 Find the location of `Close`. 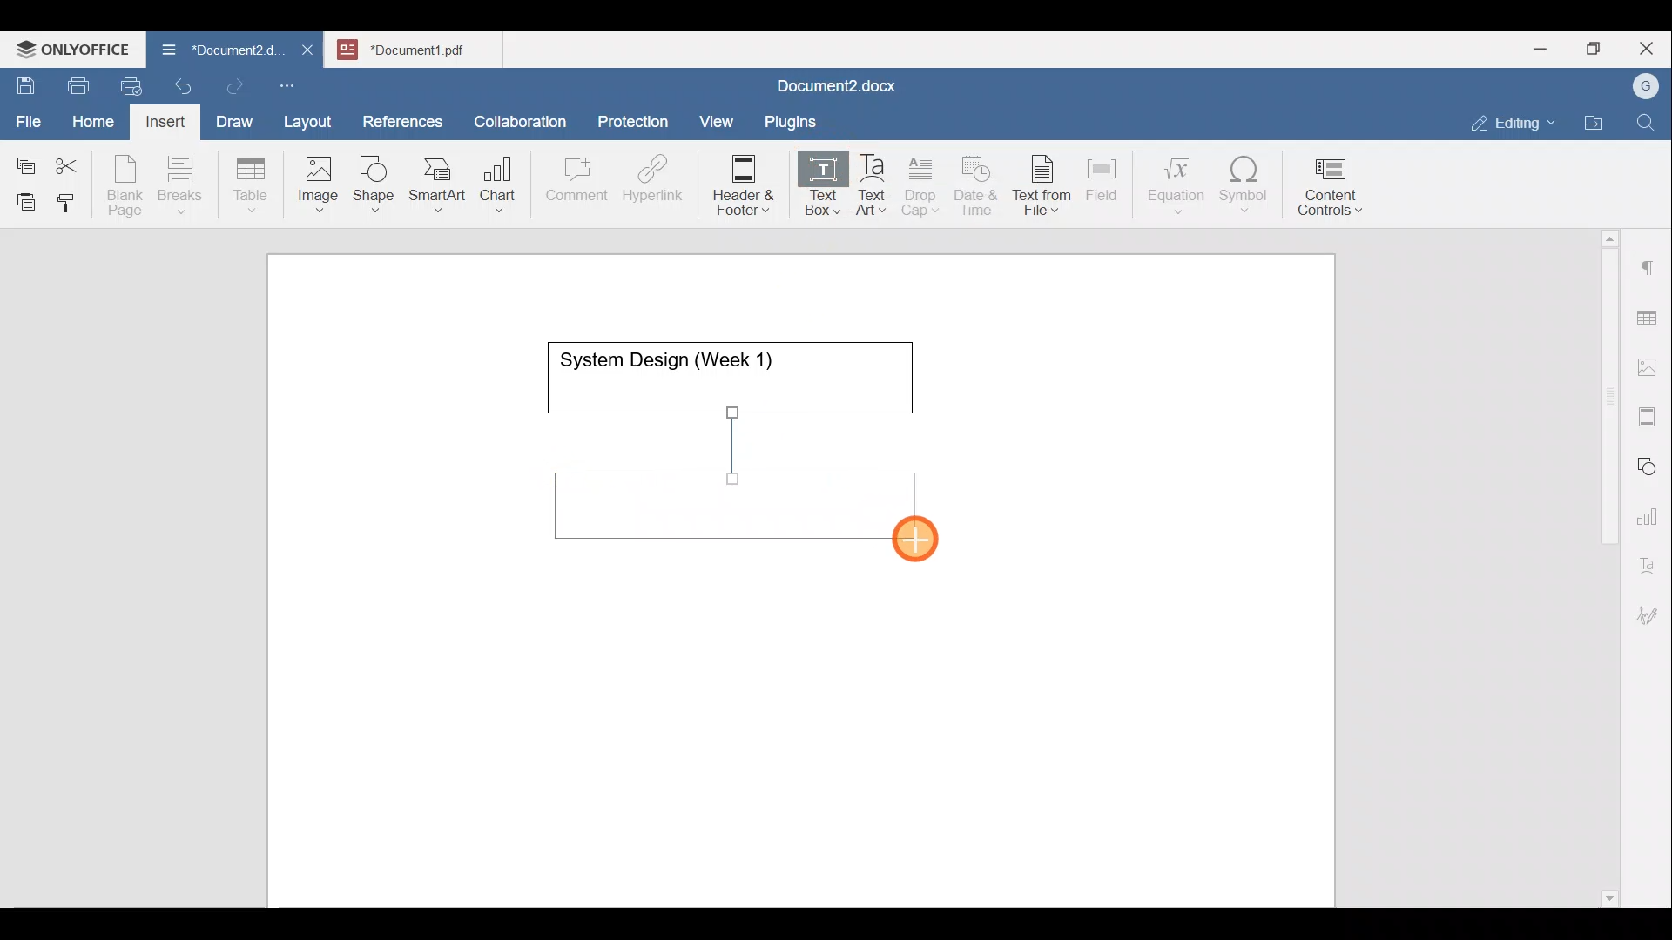

Close is located at coordinates (1649, 50).